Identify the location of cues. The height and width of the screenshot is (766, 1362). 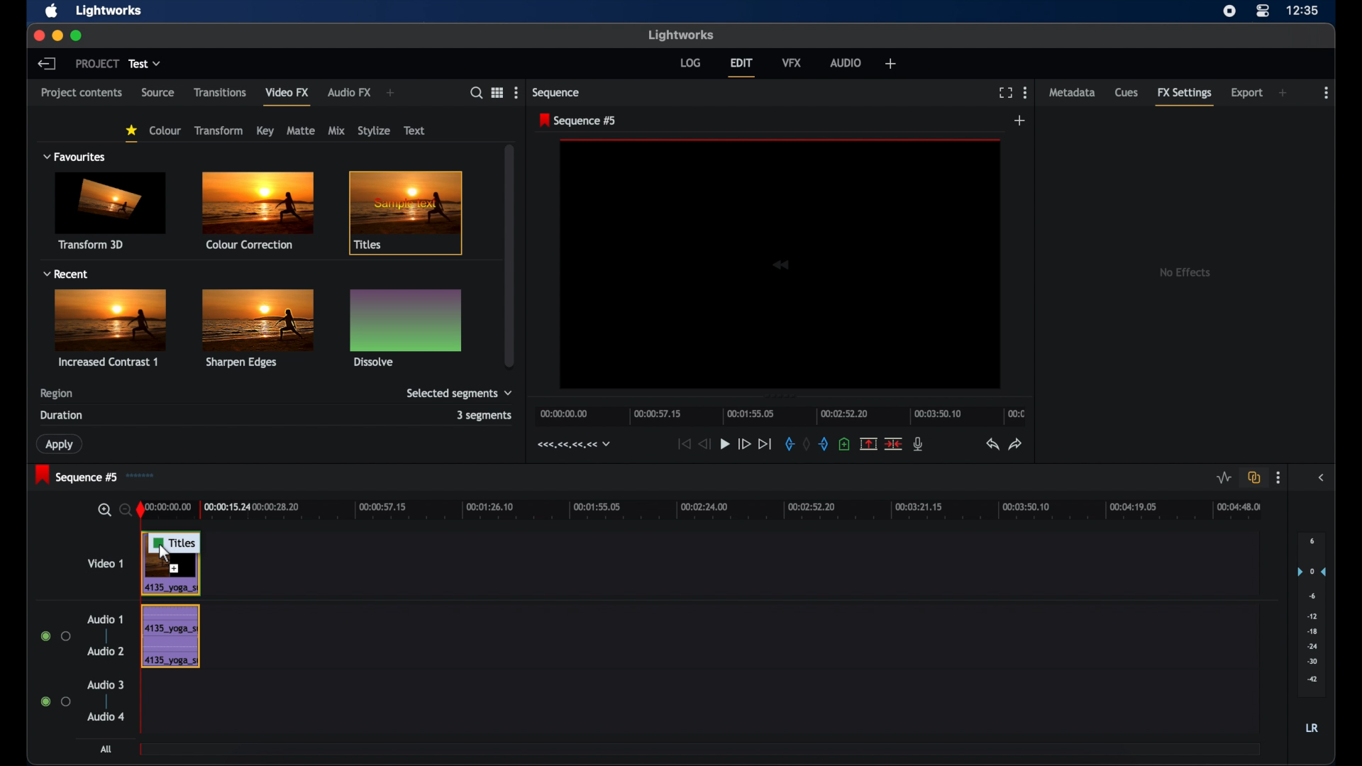
(1127, 93).